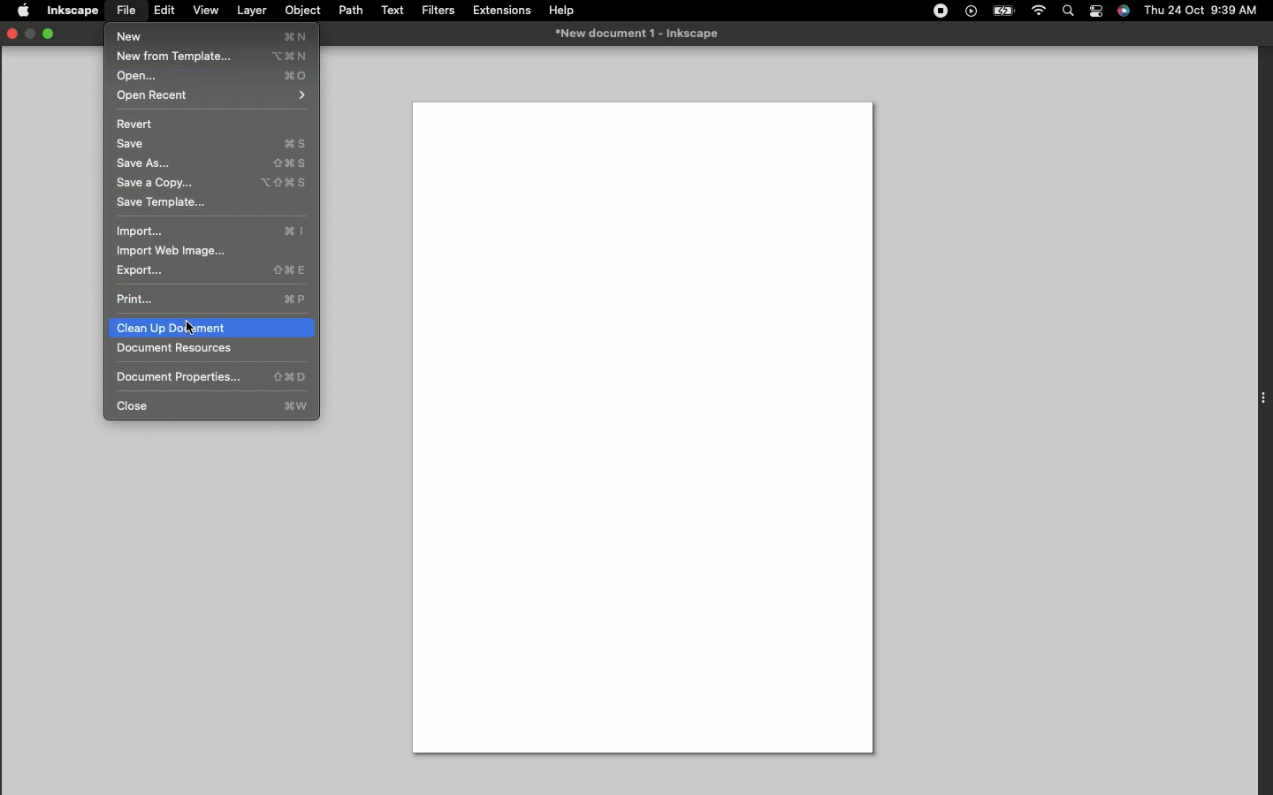  What do you see at coordinates (1098, 11) in the screenshot?
I see `Notification bar` at bounding box center [1098, 11].